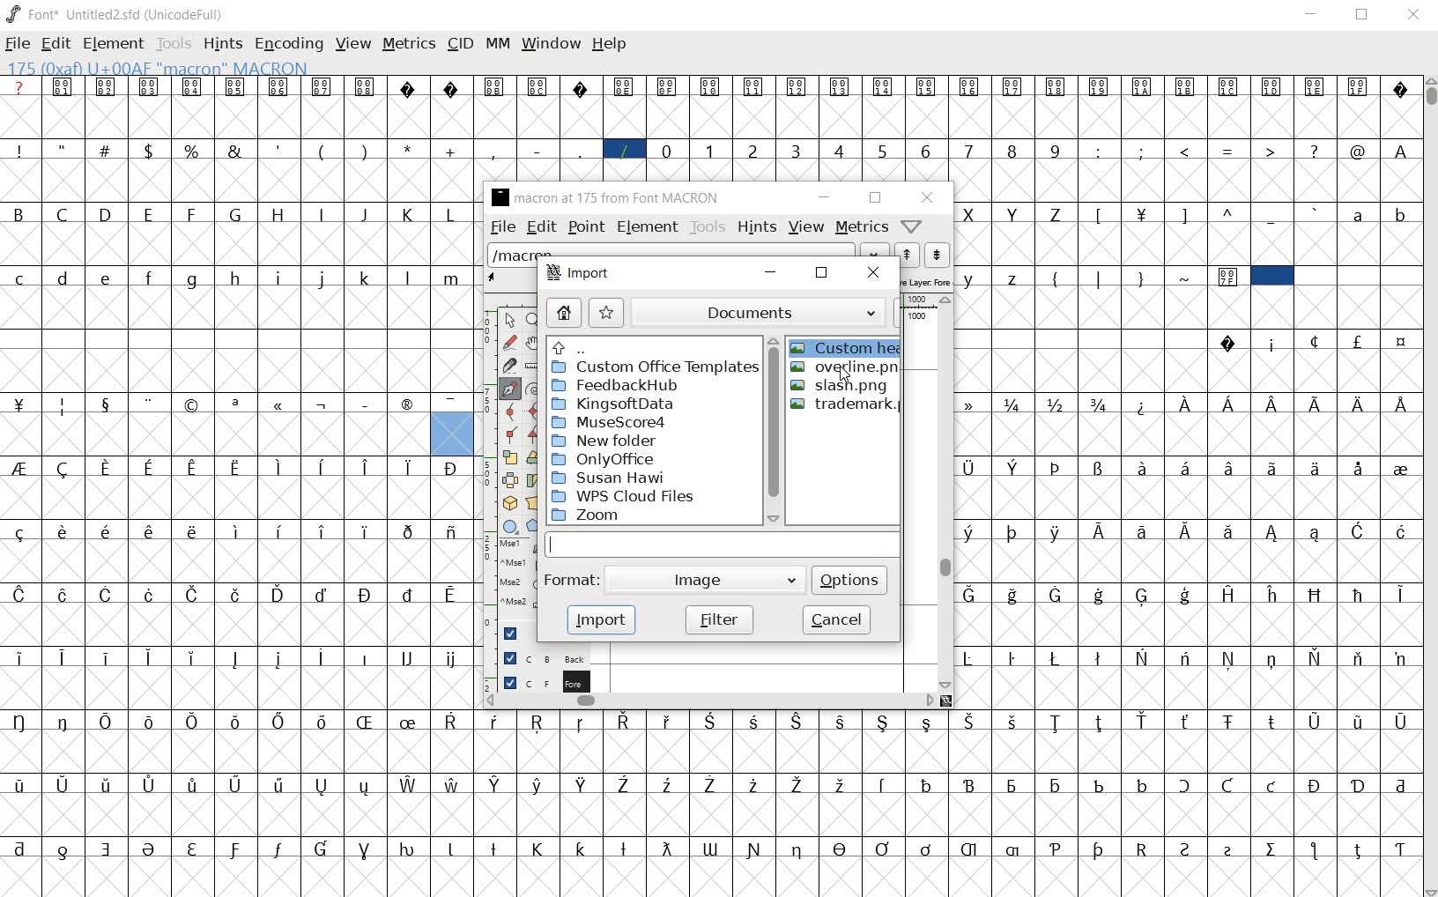 The image size is (1438, 897). What do you see at coordinates (237, 531) in the screenshot?
I see `Symbol` at bounding box center [237, 531].